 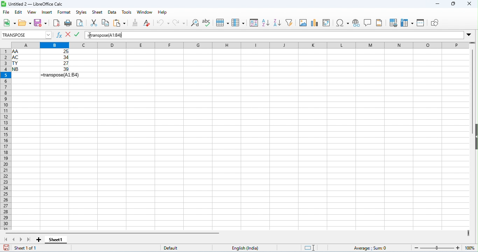 I want to click on title, so click(x=32, y=4).